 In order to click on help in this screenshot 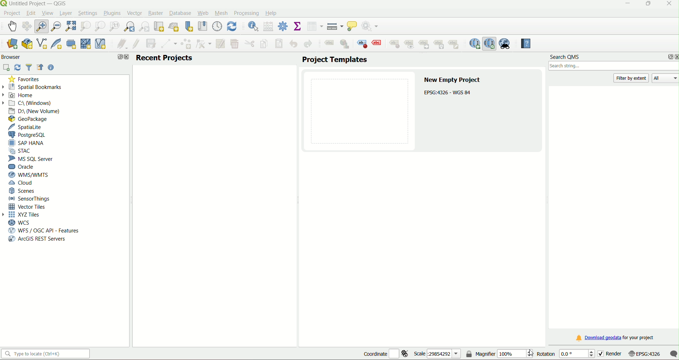, I will do `click(272, 13)`.